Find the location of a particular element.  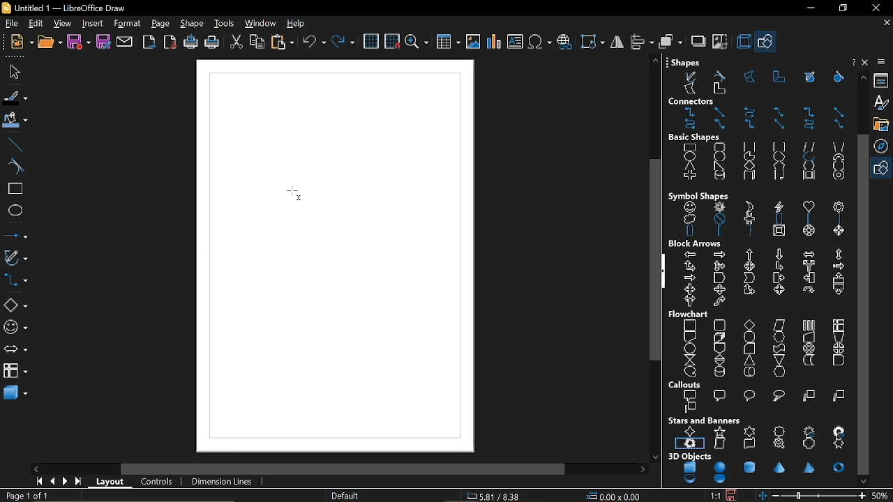

paste is located at coordinates (282, 42).